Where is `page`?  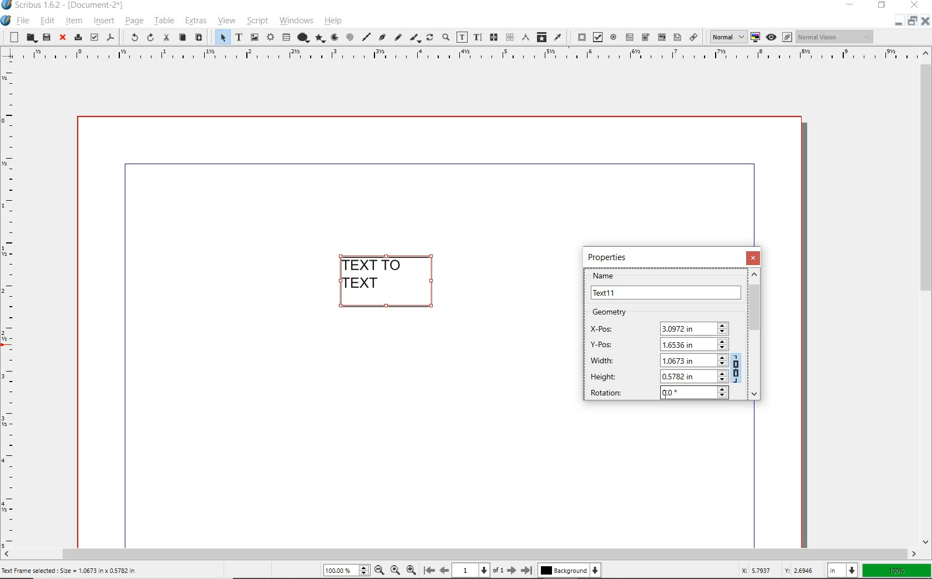
page is located at coordinates (134, 22).